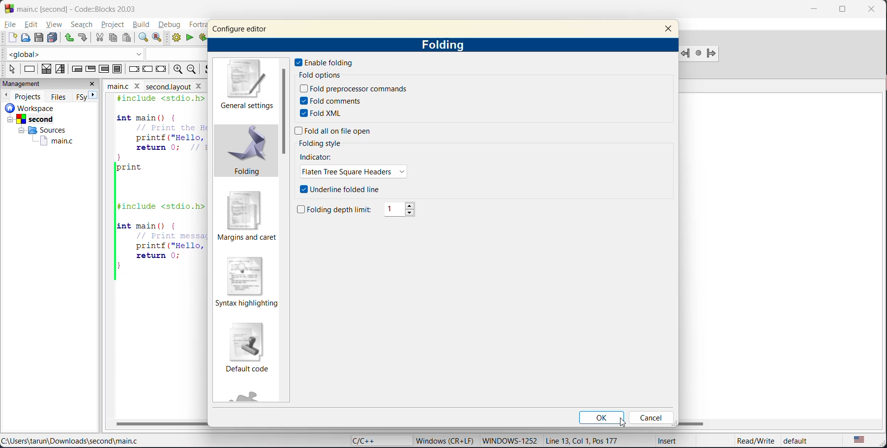 This screenshot has width=887, height=448. What do you see at coordinates (11, 25) in the screenshot?
I see `file` at bounding box center [11, 25].